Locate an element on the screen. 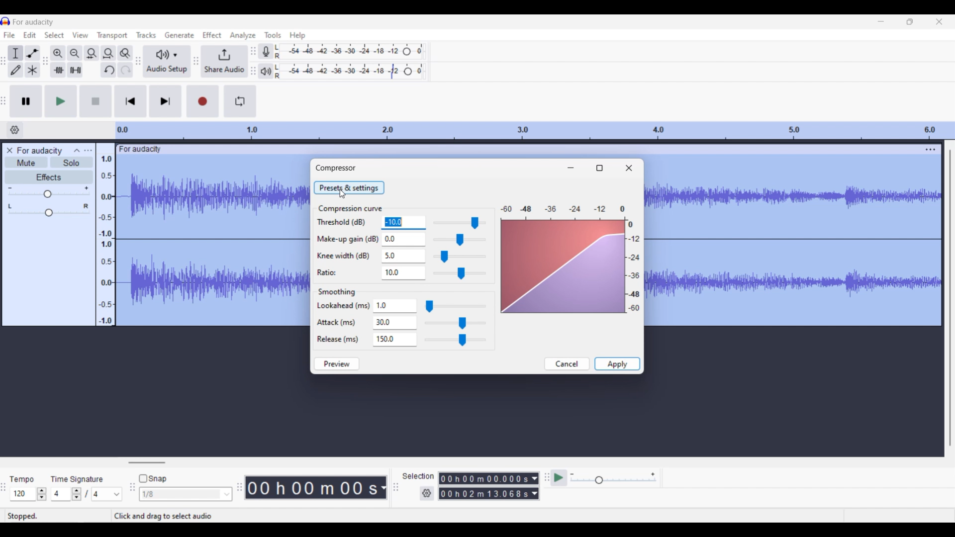 Image resolution: width=955 pixels, height=537 pixels. Enable looping is located at coordinates (240, 101).